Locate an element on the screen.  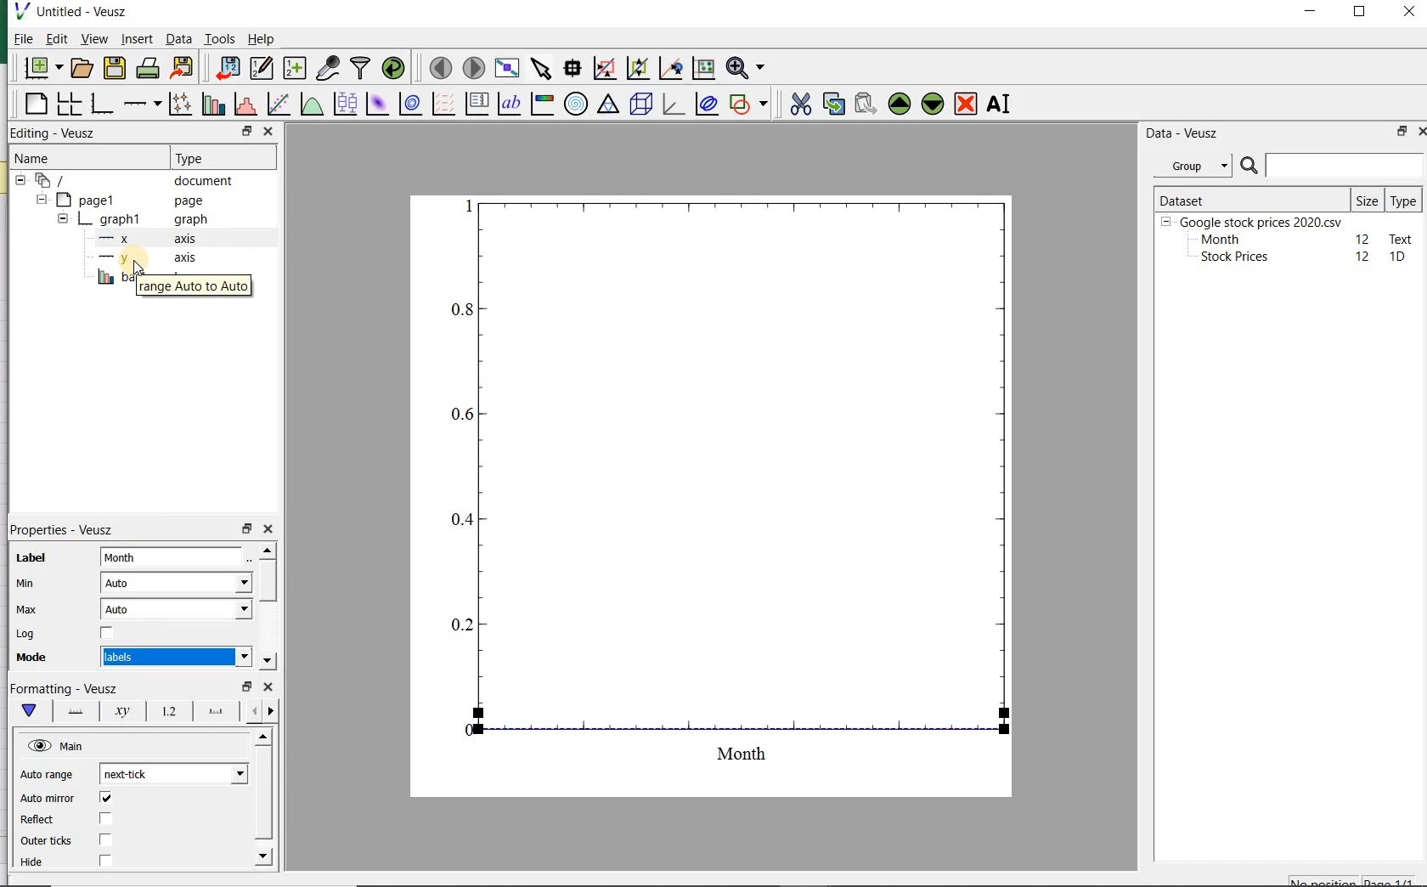
plot a 2d dataset as an image is located at coordinates (375, 104).